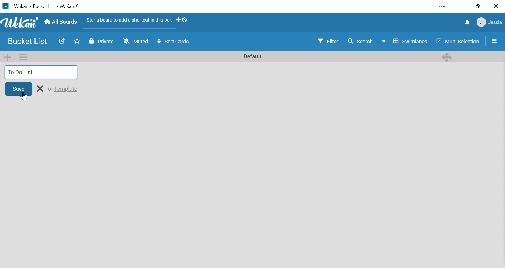  What do you see at coordinates (460, 7) in the screenshot?
I see `minimize` at bounding box center [460, 7].